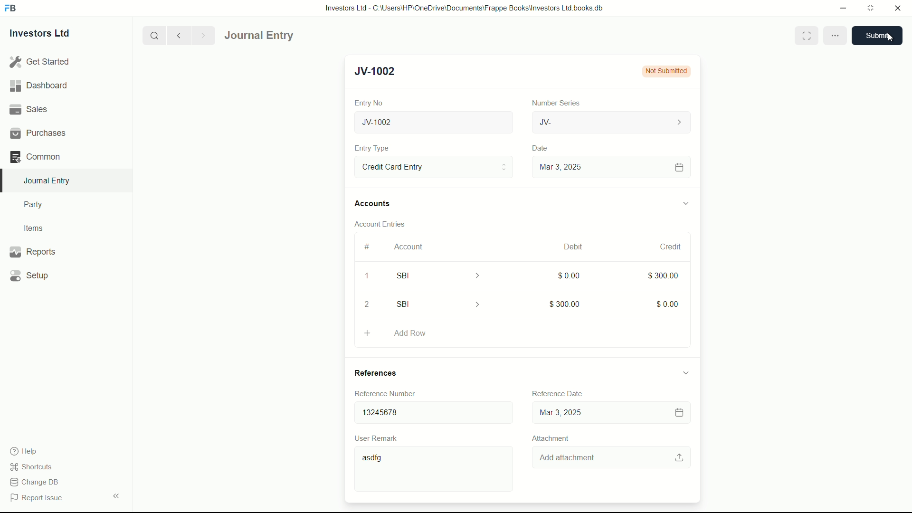 Image resolution: width=912 pixels, height=513 pixels. I want to click on March, 2025, so click(564, 247).